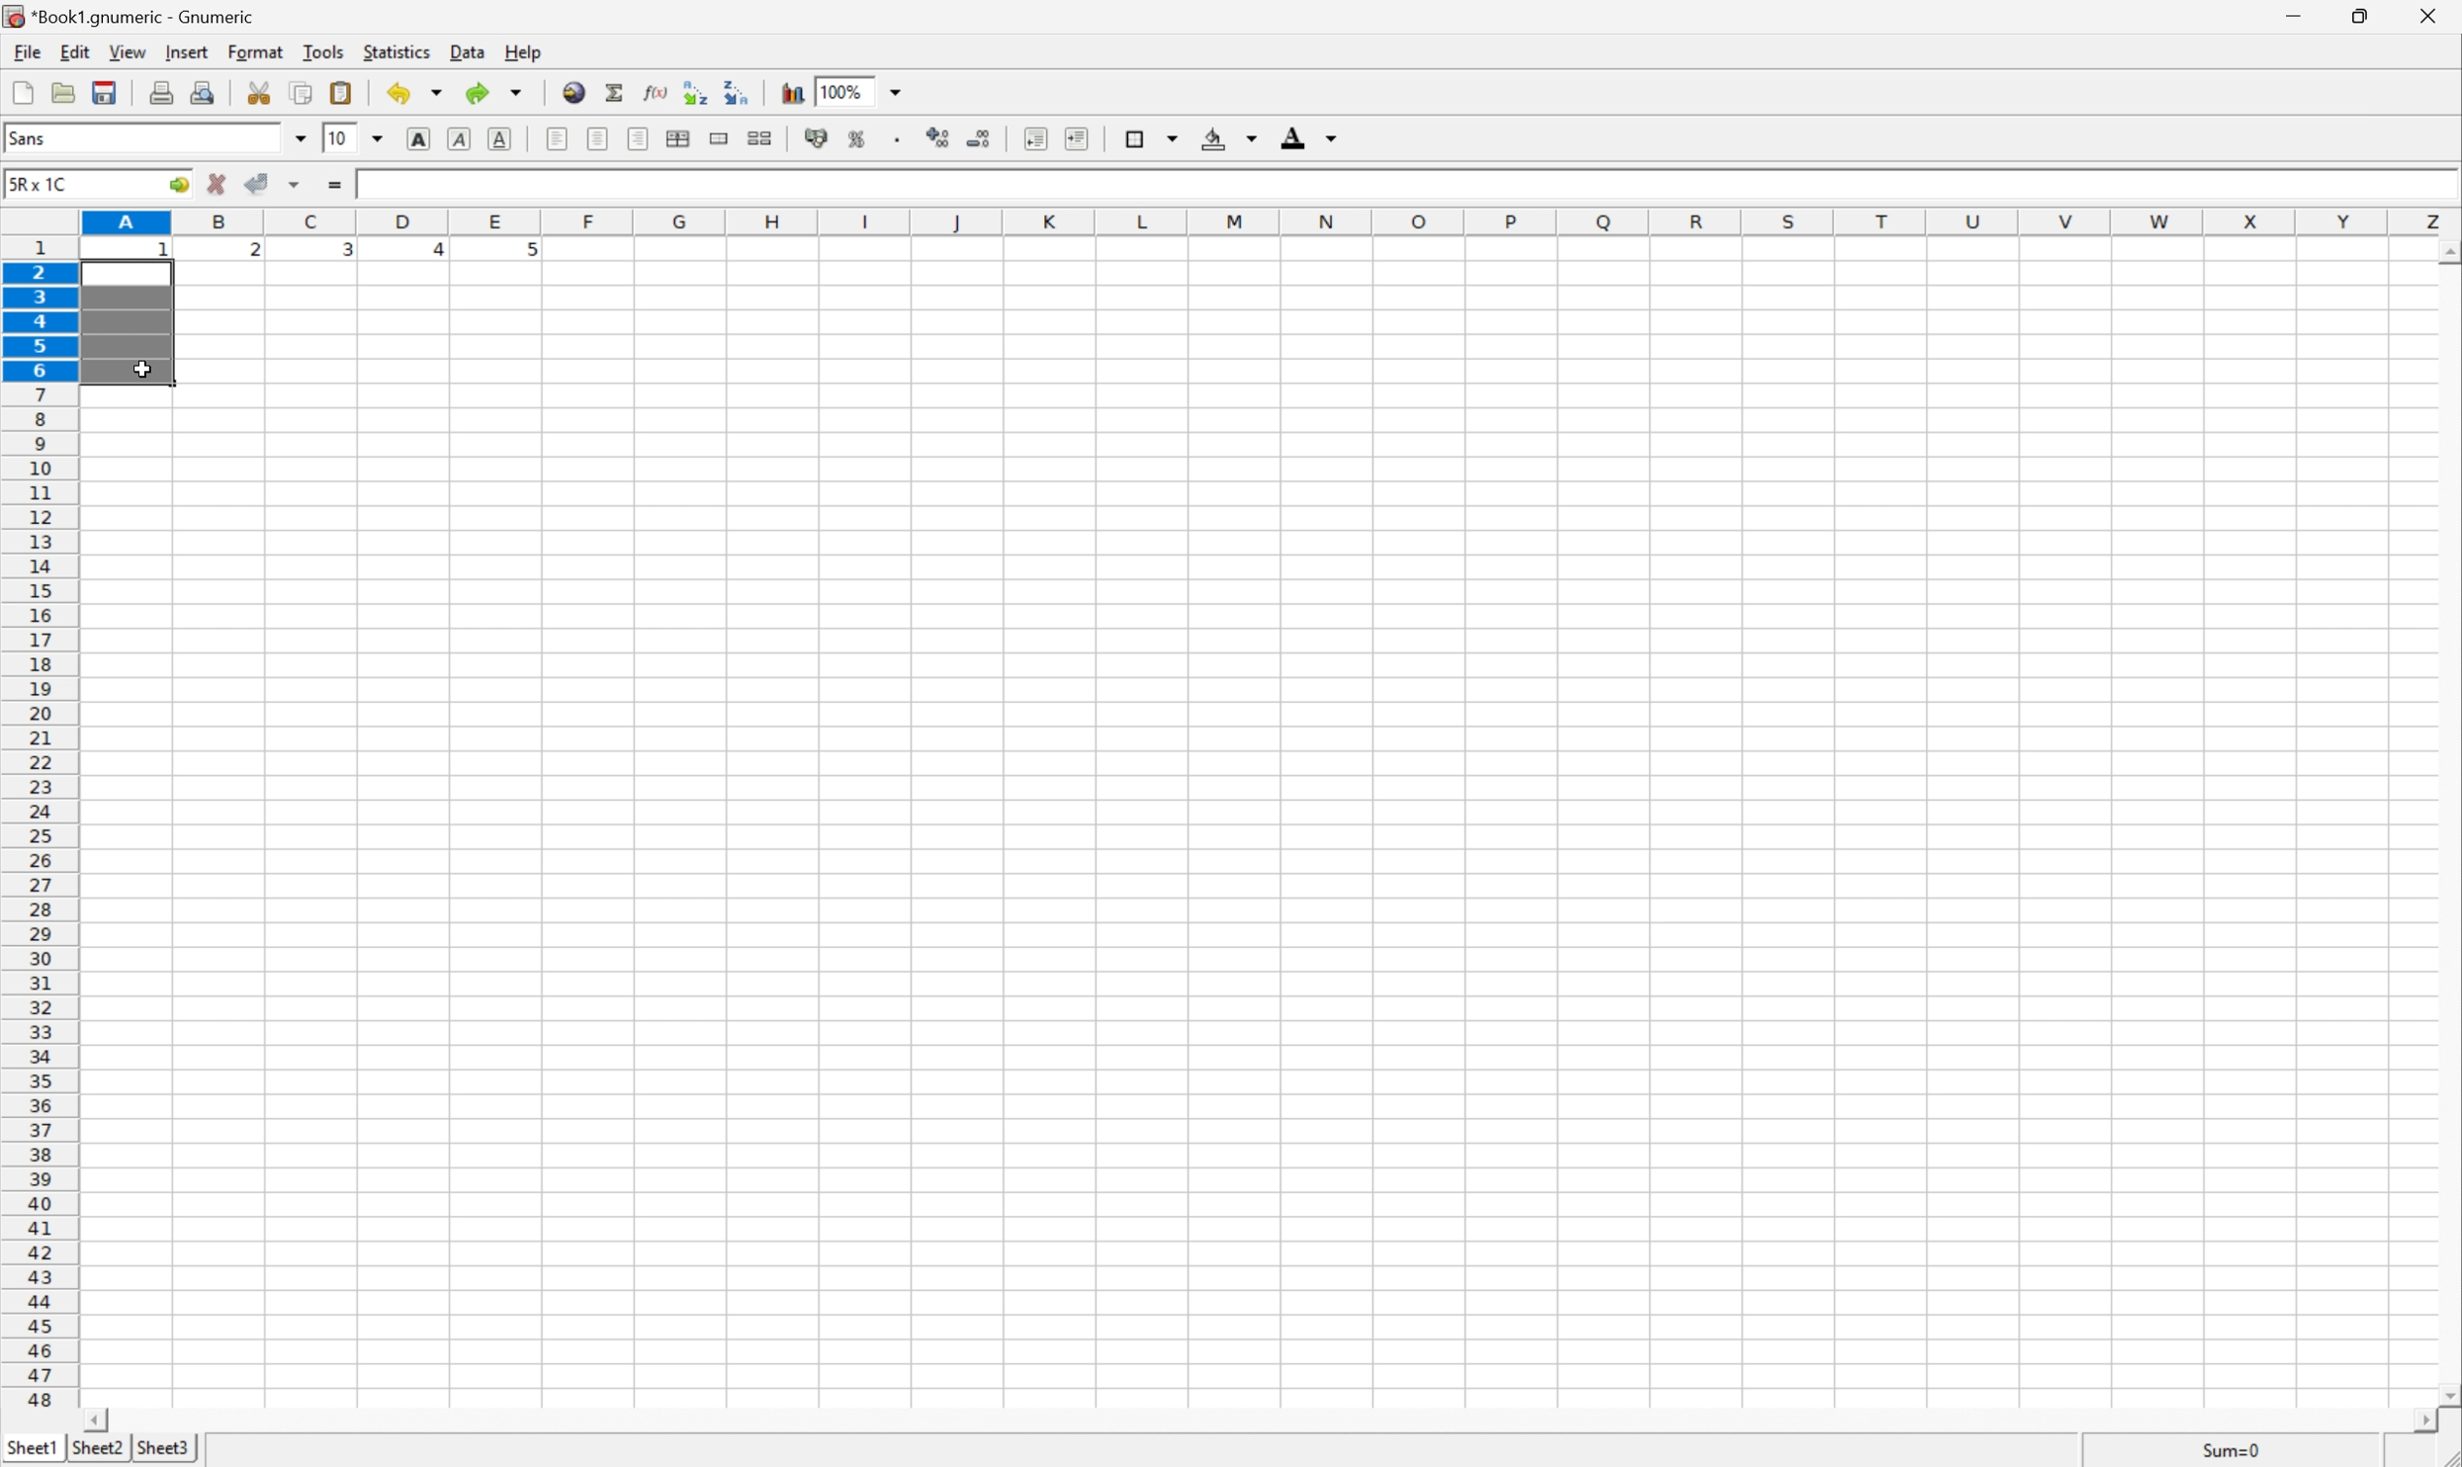  What do you see at coordinates (180, 186) in the screenshot?
I see `go to` at bounding box center [180, 186].